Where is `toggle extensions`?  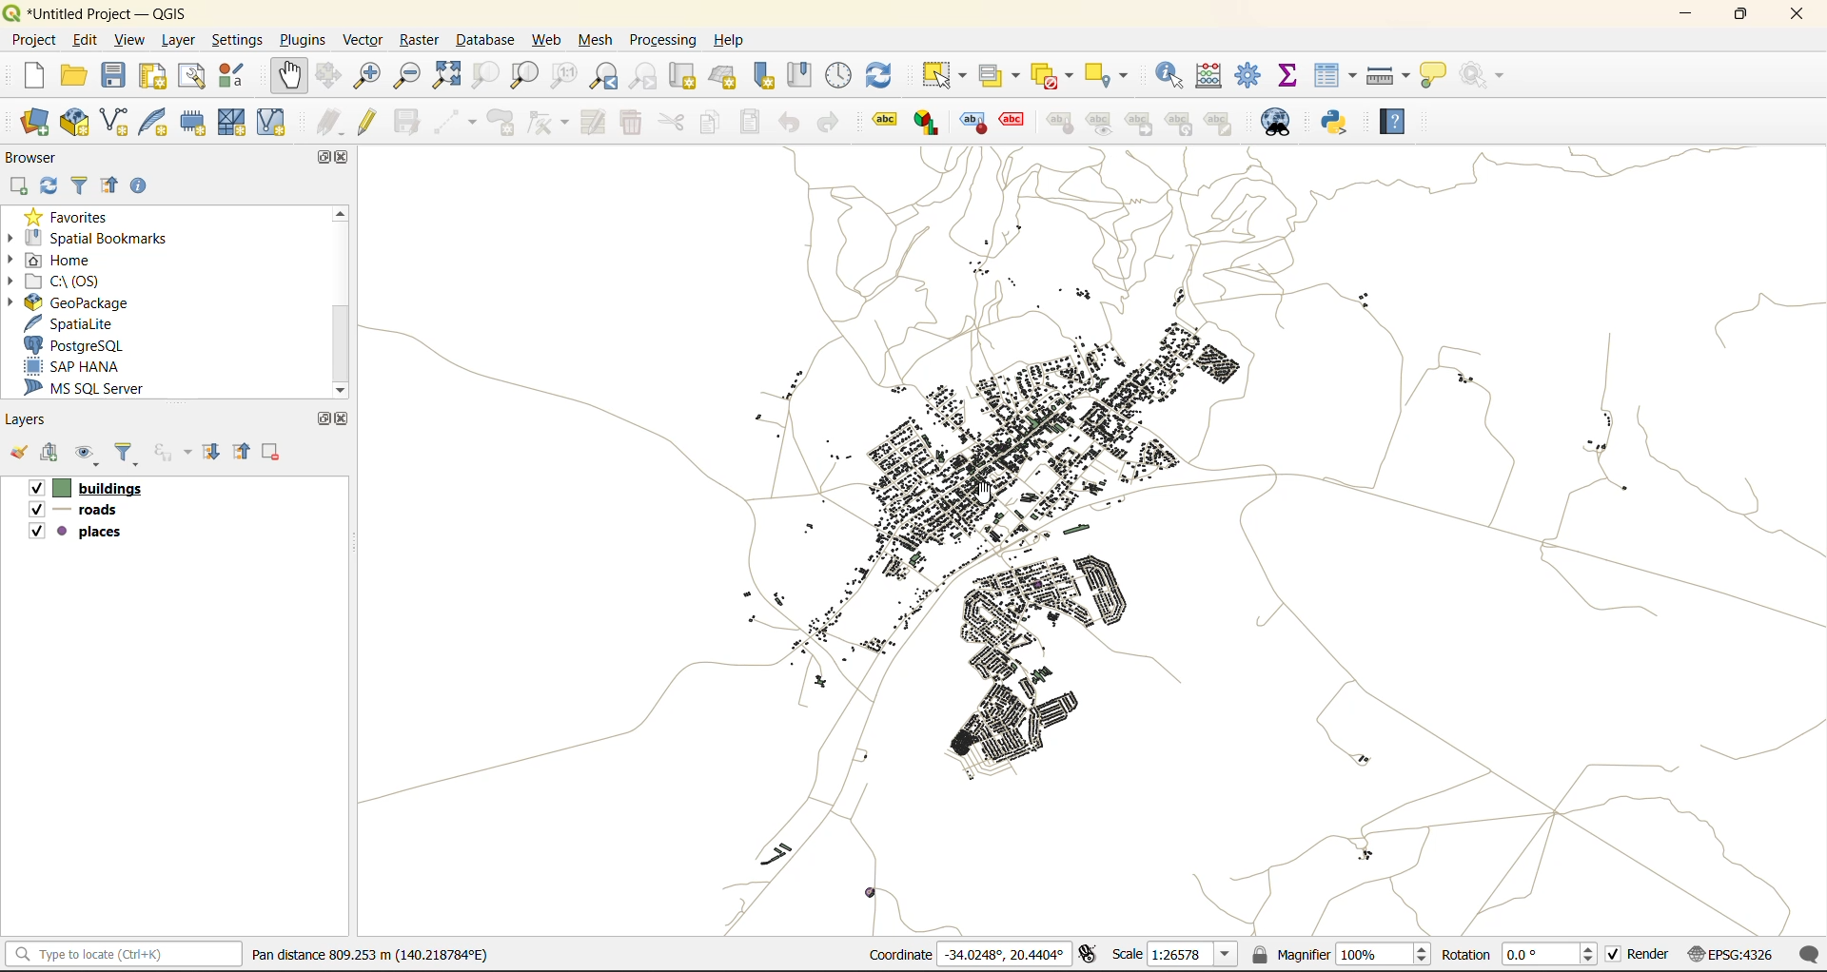 toggle extensions is located at coordinates (1093, 955).